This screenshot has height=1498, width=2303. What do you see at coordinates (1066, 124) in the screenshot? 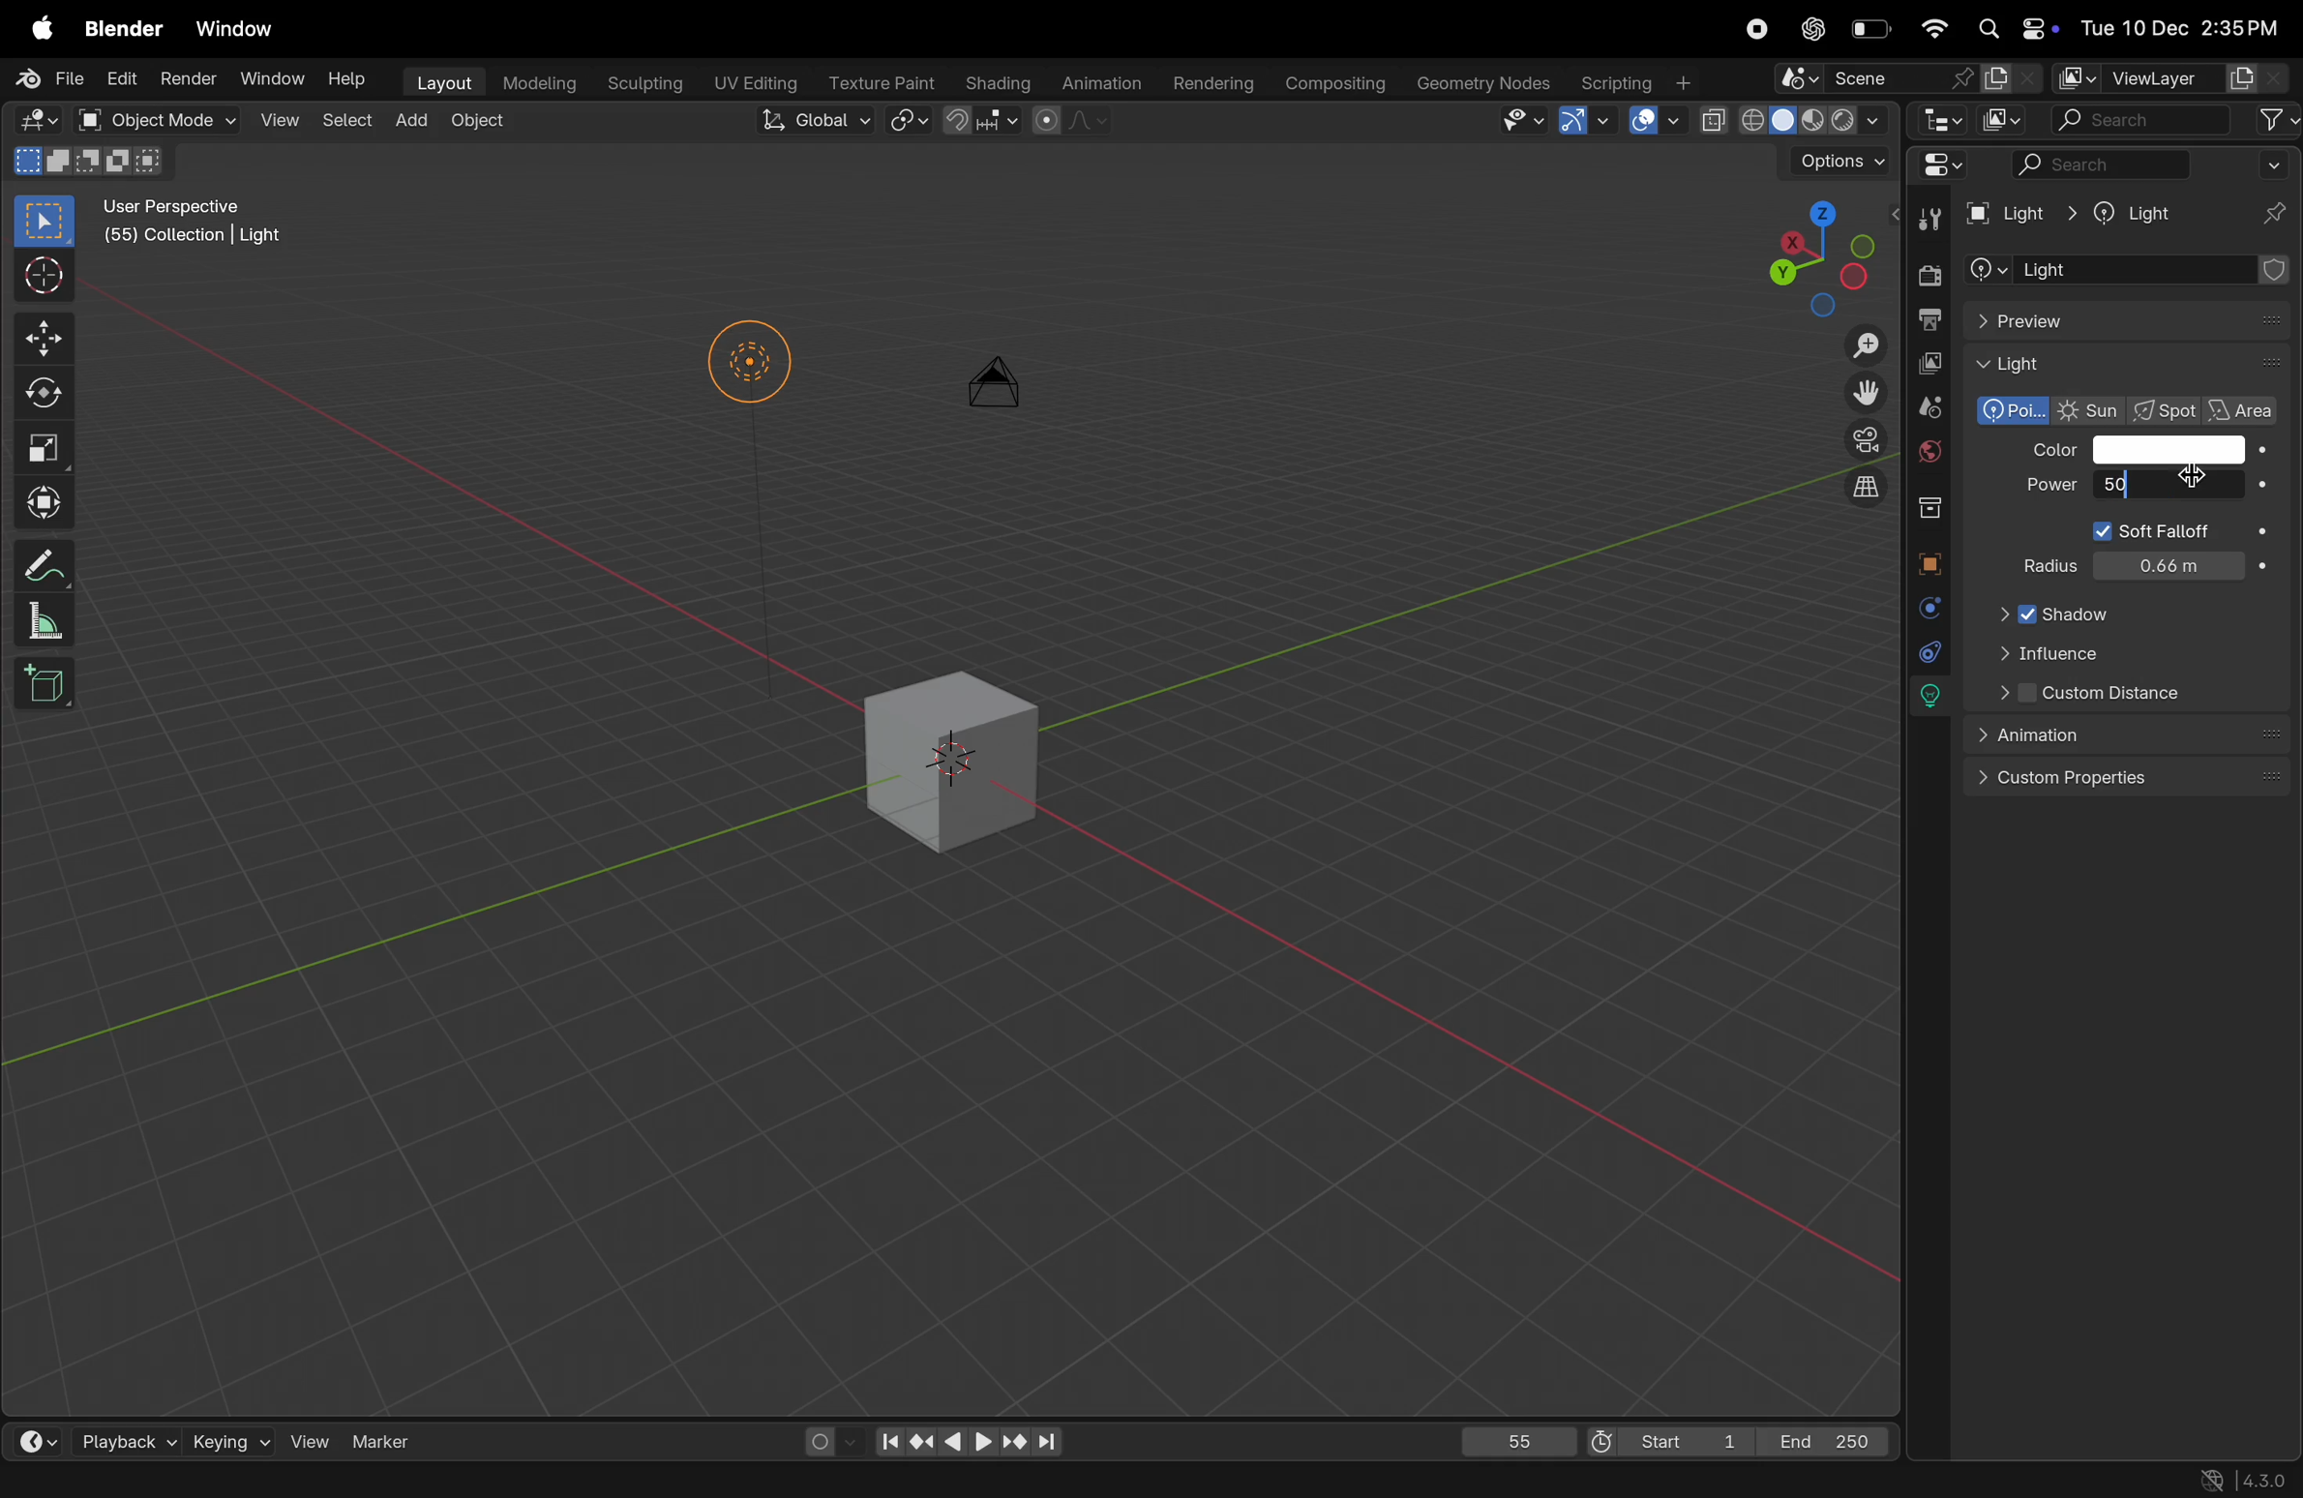
I see `proportional editing objects` at bounding box center [1066, 124].